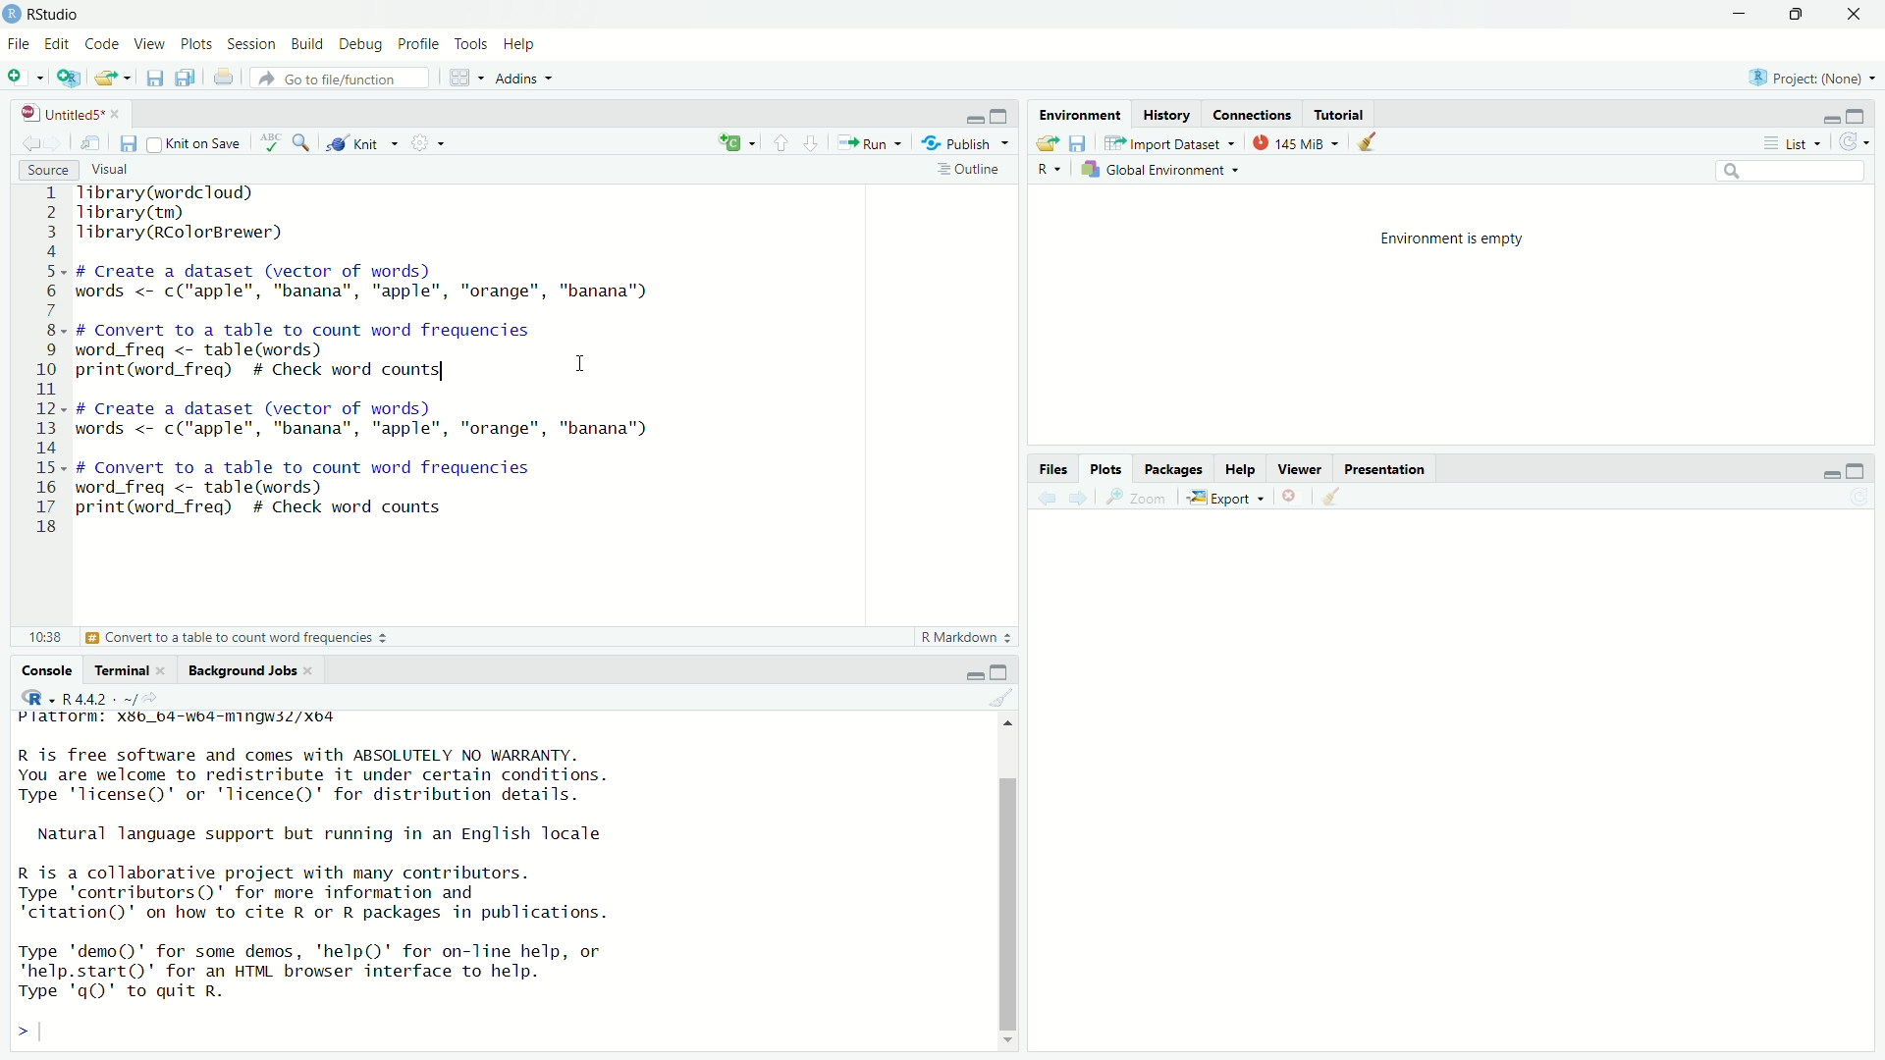 The image size is (1885, 1060). What do you see at coordinates (299, 141) in the screenshot?
I see `Find/Replace` at bounding box center [299, 141].